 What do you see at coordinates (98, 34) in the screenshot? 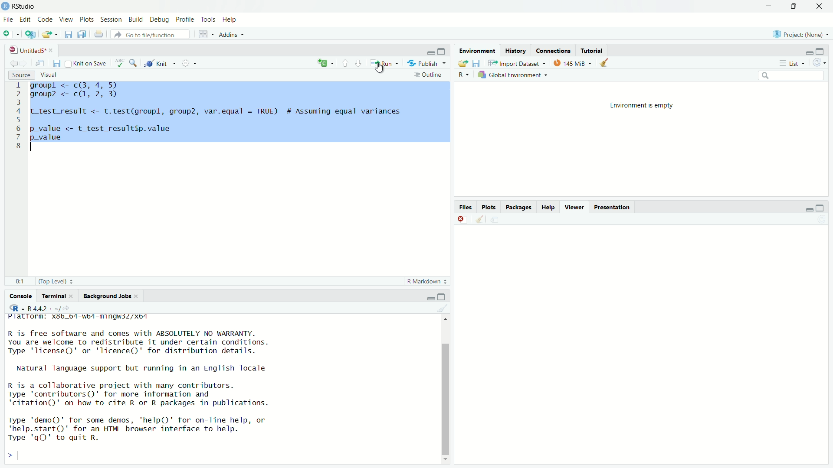
I see `print current file` at bounding box center [98, 34].